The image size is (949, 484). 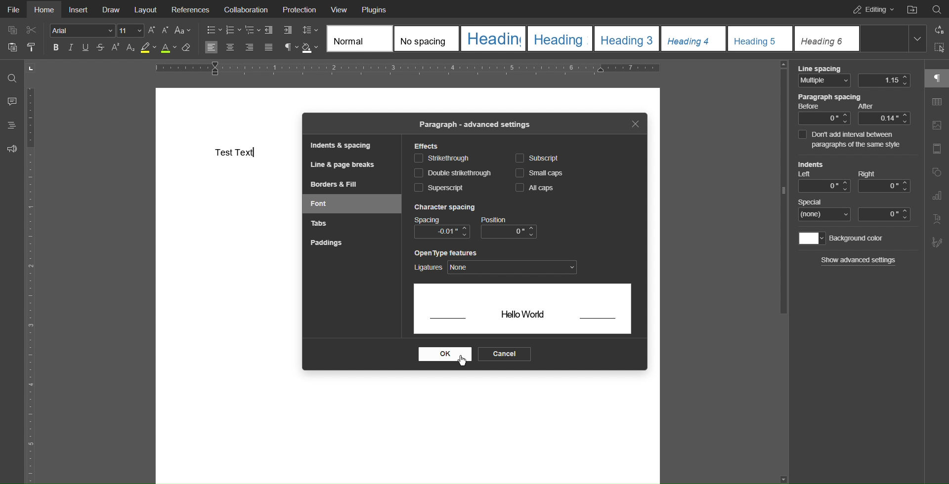 What do you see at coordinates (112, 9) in the screenshot?
I see `Draw` at bounding box center [112, 9].